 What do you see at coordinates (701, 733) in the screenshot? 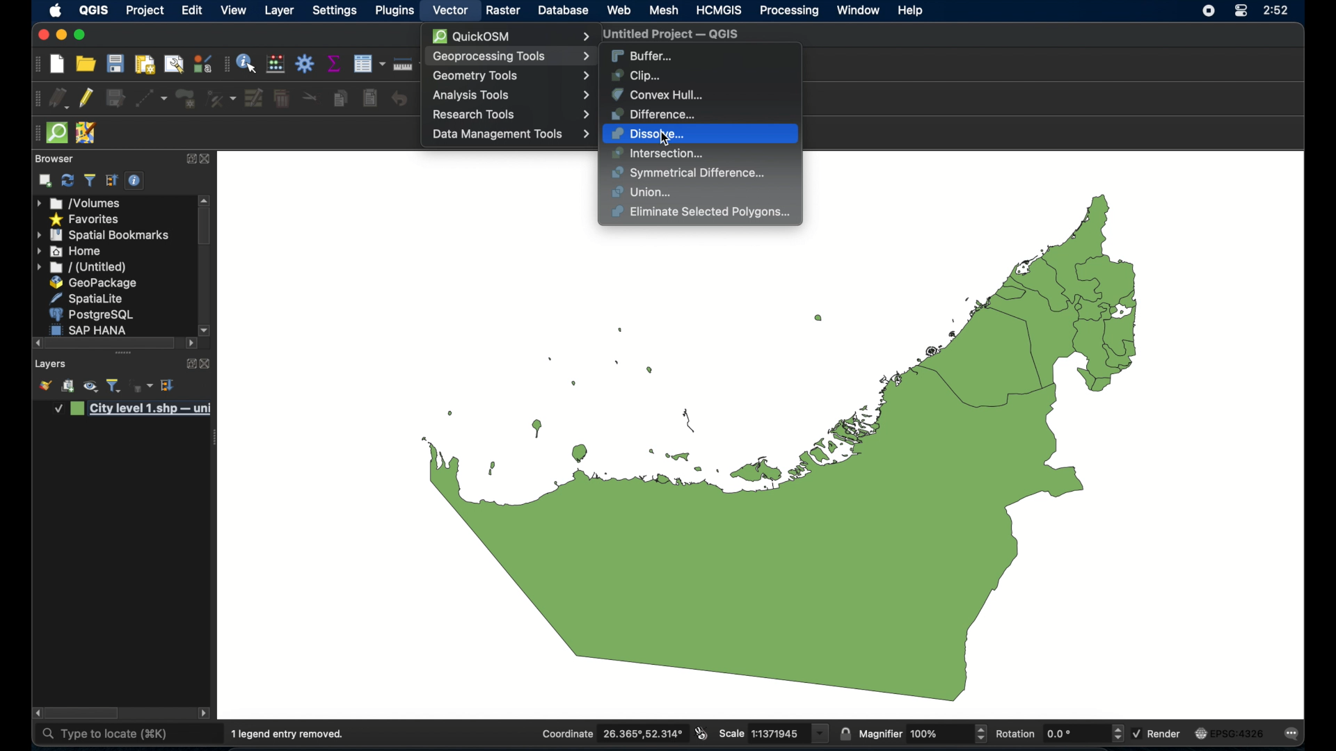
I see `toggle extents and mouse display position` at bounding box center [701, 733].